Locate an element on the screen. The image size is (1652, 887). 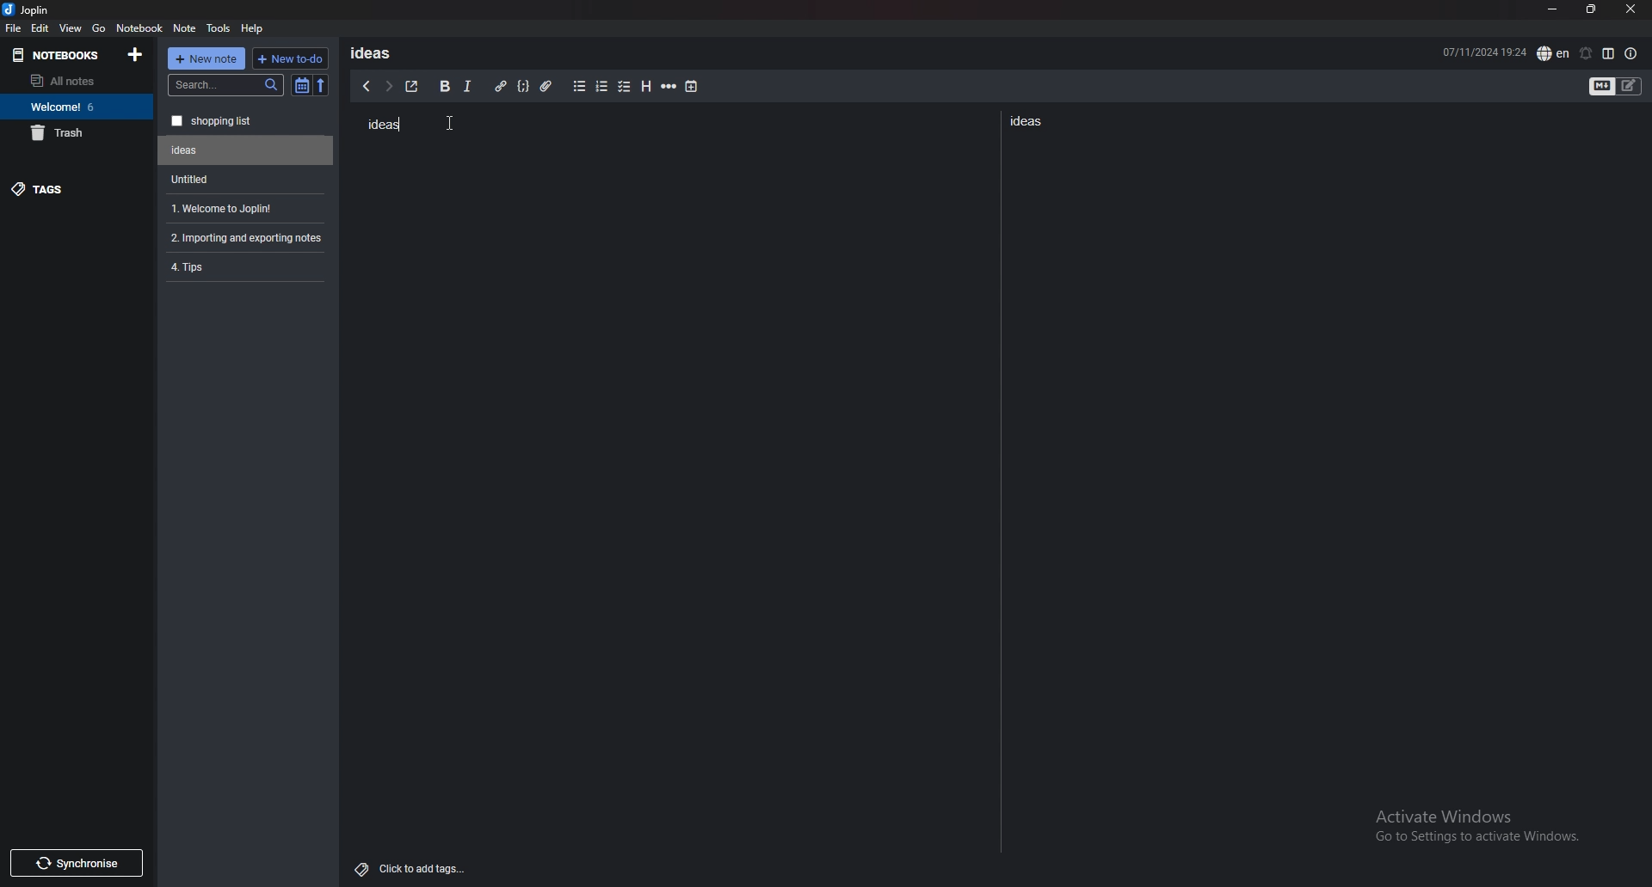
shopping list is located at coordinates (246, 121).